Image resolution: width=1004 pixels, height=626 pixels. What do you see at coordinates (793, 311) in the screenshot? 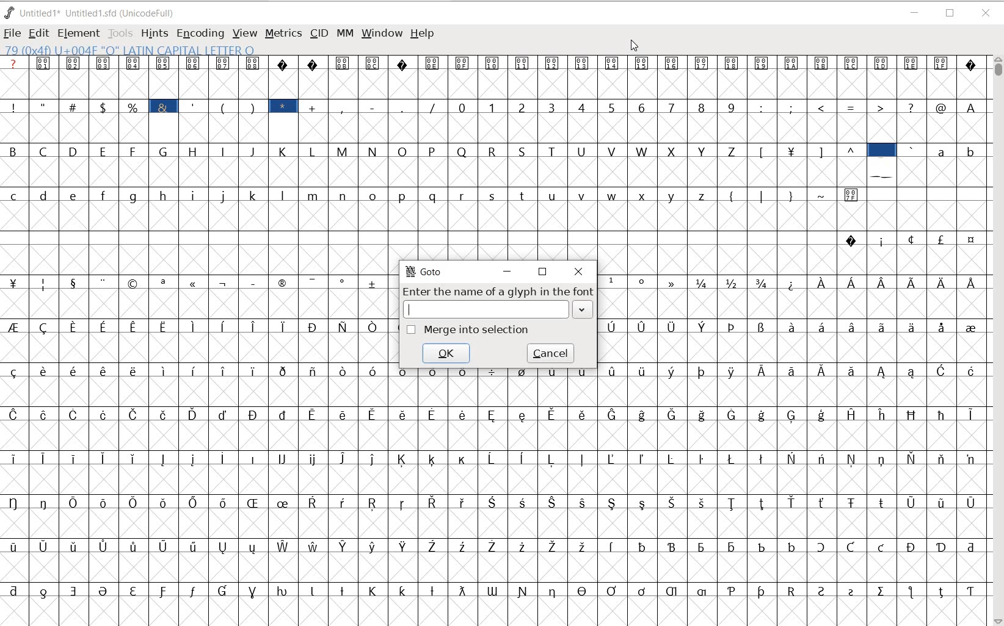
I see `GLYPHY CHARACTERS & NUMBERS` at bounding box center [793, 311].